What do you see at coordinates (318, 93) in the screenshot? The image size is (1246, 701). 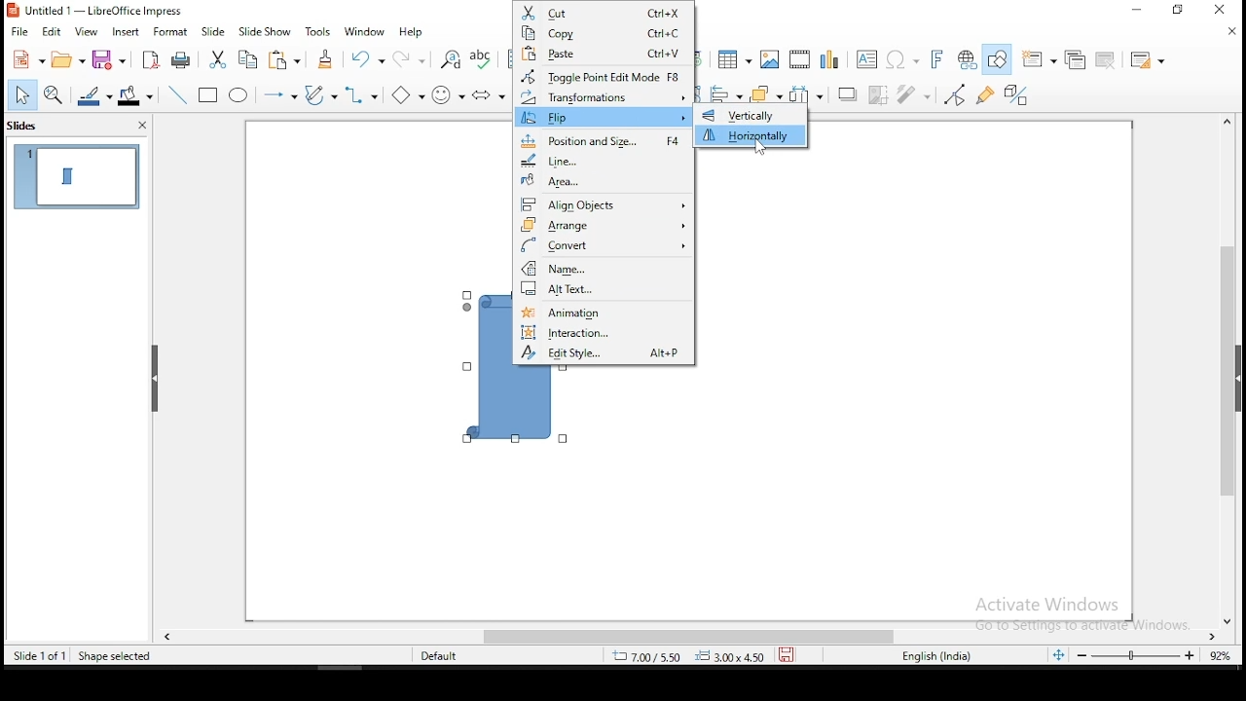 I see `curves and polygons` at bounding box center [318, 93].